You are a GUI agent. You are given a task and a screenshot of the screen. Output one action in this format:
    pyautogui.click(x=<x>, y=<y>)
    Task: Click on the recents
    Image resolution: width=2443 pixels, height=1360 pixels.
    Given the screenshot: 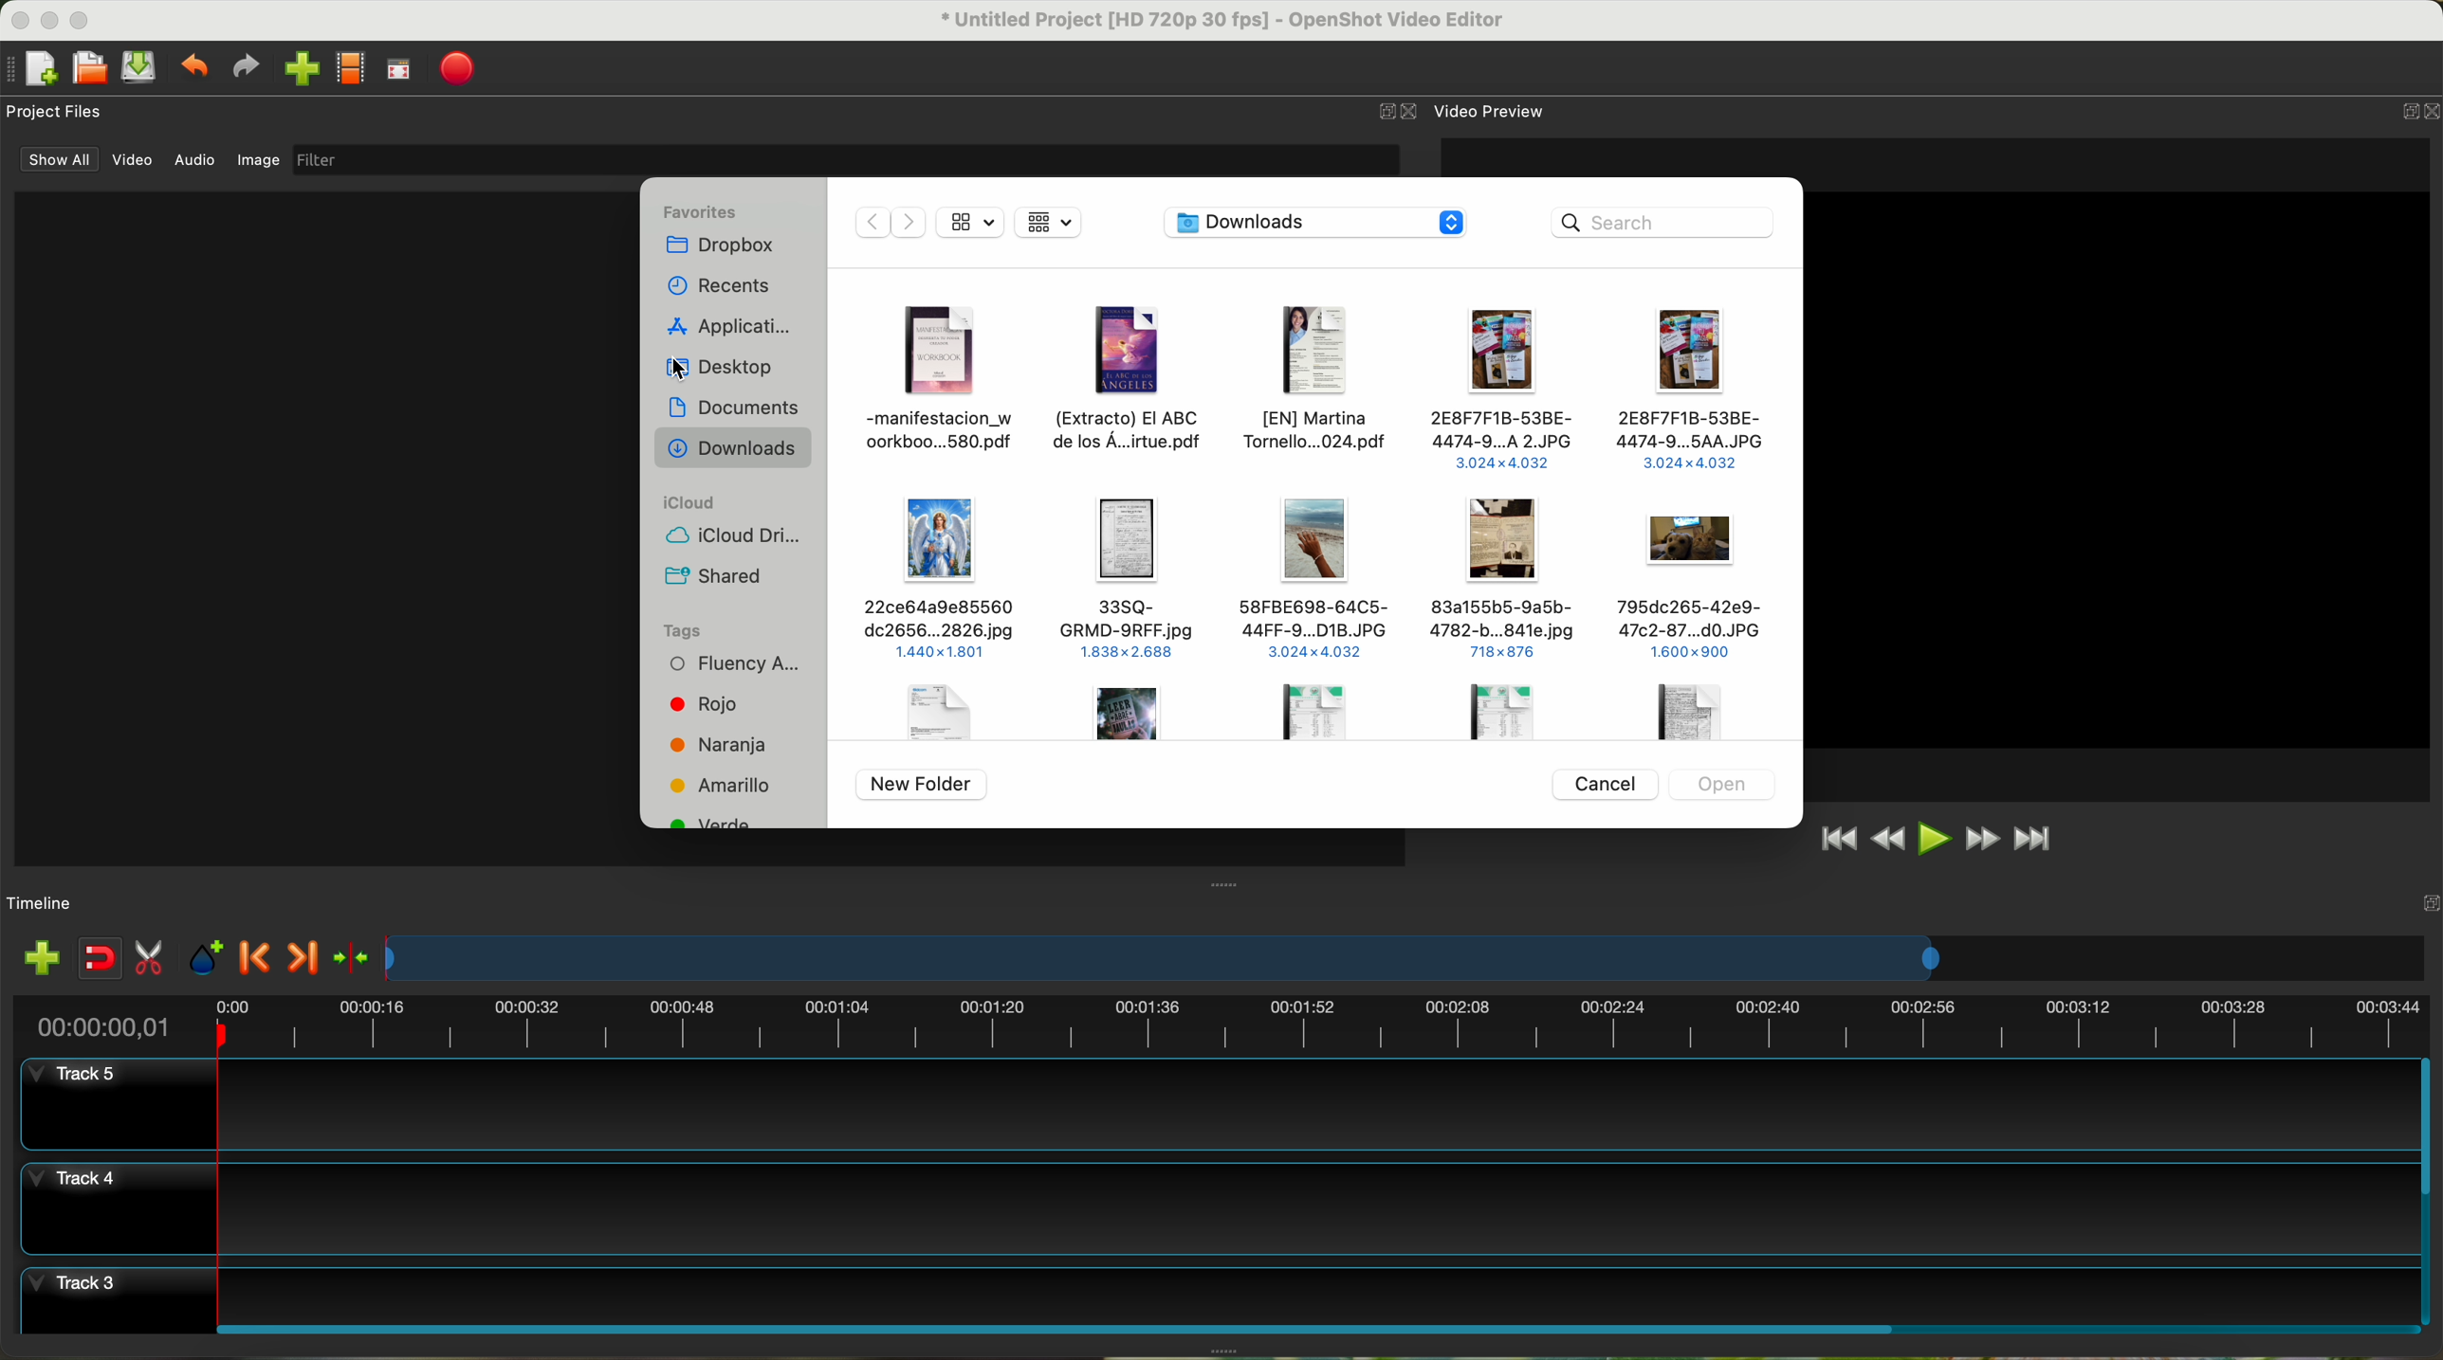 What is the action you would take?
    pyautogui.click(x=726, y=284)
    